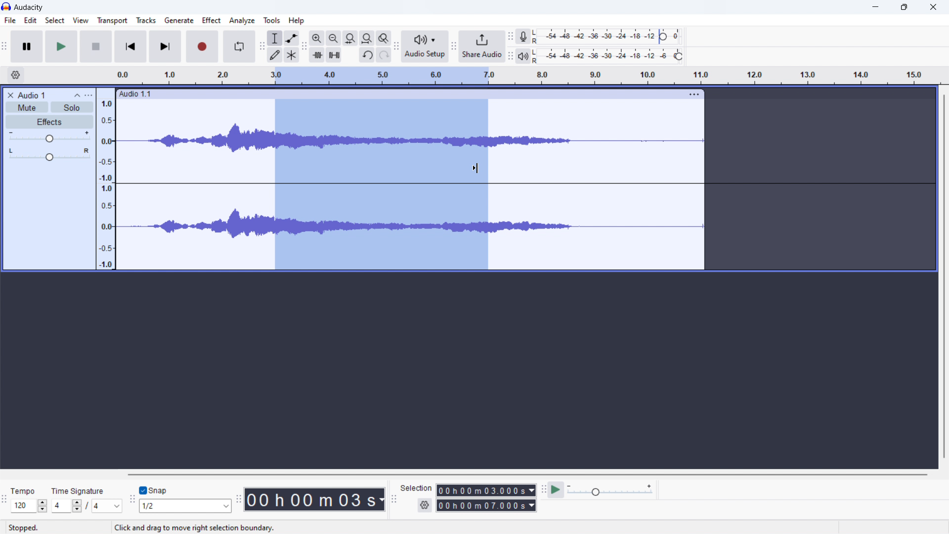 Image resolution: width=949 pixels, height=534 pixels. I want to click on /, so click(87, 505).